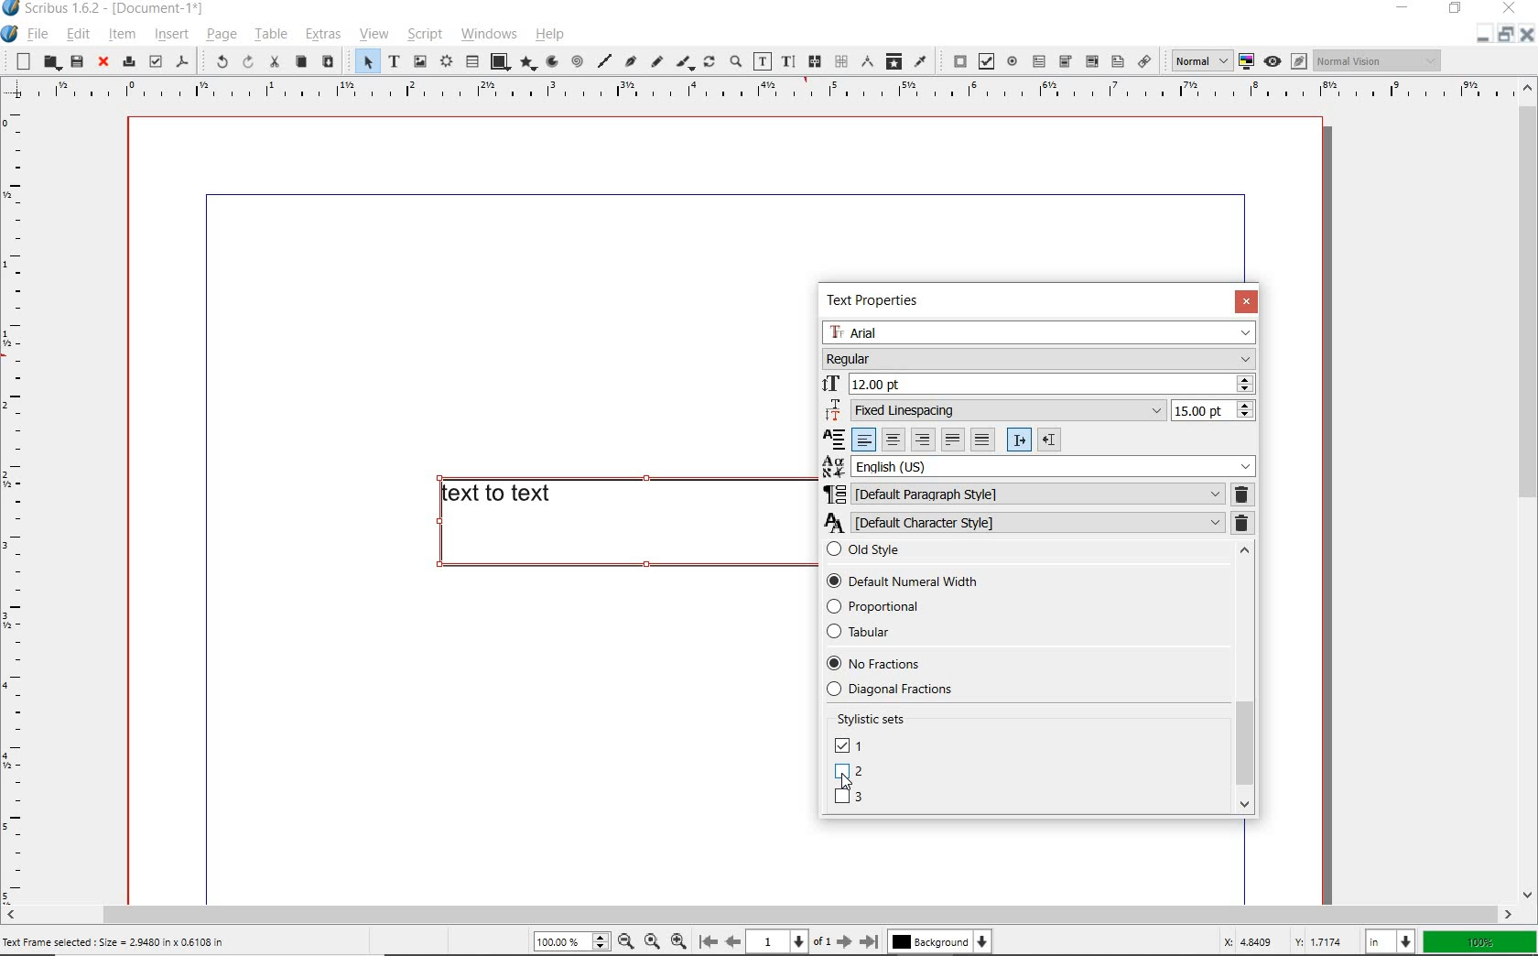 The image size is (1538, 956). Describe the element at coordinates (787, 61) in the screenshot. I see `edit text with story editor` at that location.